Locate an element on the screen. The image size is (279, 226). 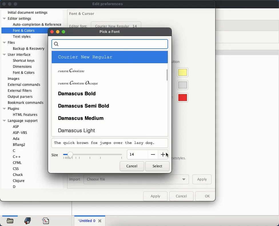
font & colors is located at coordinates (23, 72).